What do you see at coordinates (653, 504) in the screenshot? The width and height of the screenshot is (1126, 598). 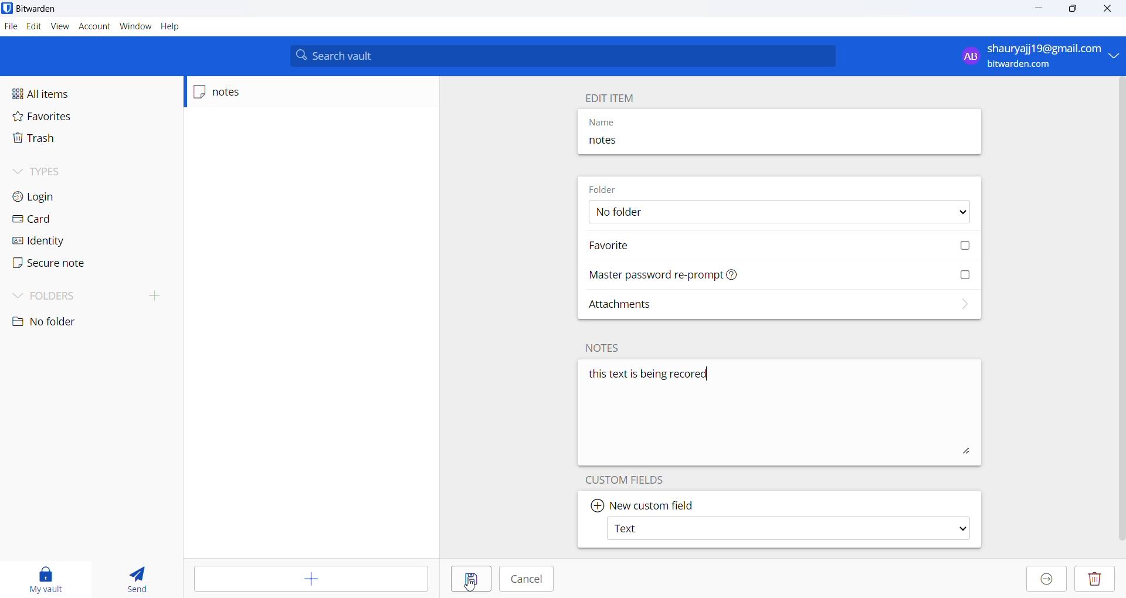 I see `new custom field` at bounding box center [653, 504].